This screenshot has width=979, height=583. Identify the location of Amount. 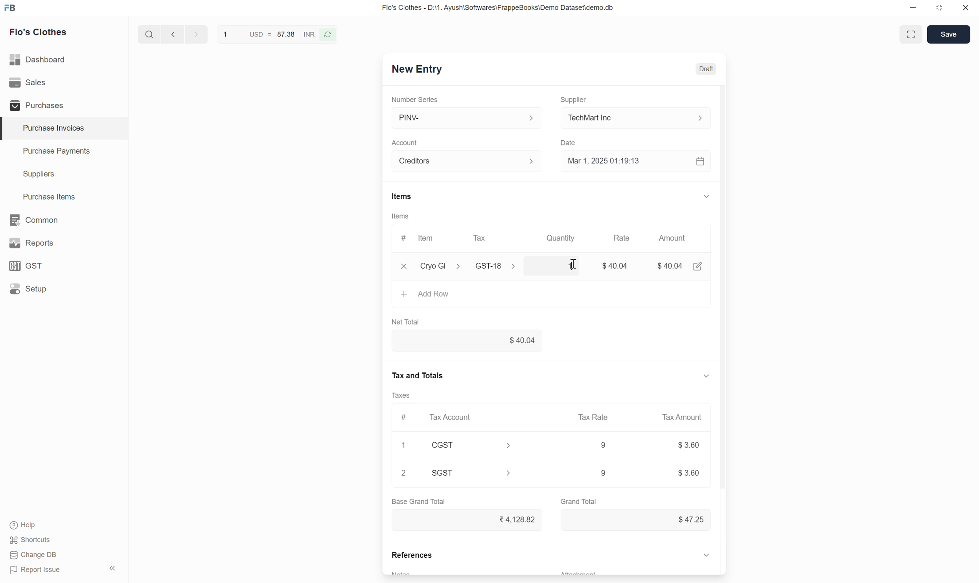
(676, 240).